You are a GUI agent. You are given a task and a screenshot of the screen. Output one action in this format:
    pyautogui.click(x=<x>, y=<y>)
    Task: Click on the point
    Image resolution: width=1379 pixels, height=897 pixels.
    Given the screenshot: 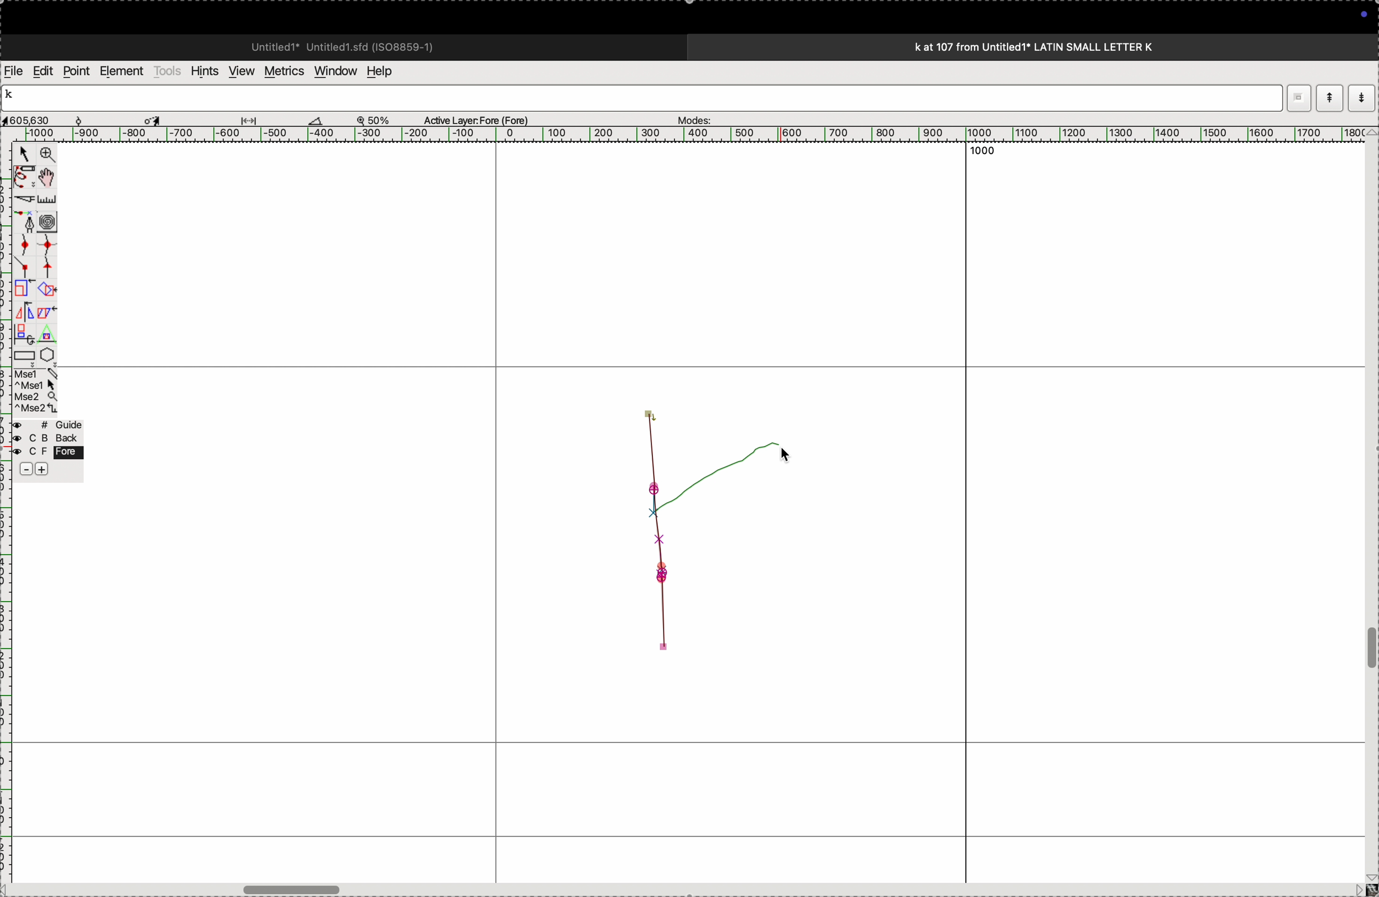 What is the action you would take?
    pyautogui.click(x=76, y=71)
    